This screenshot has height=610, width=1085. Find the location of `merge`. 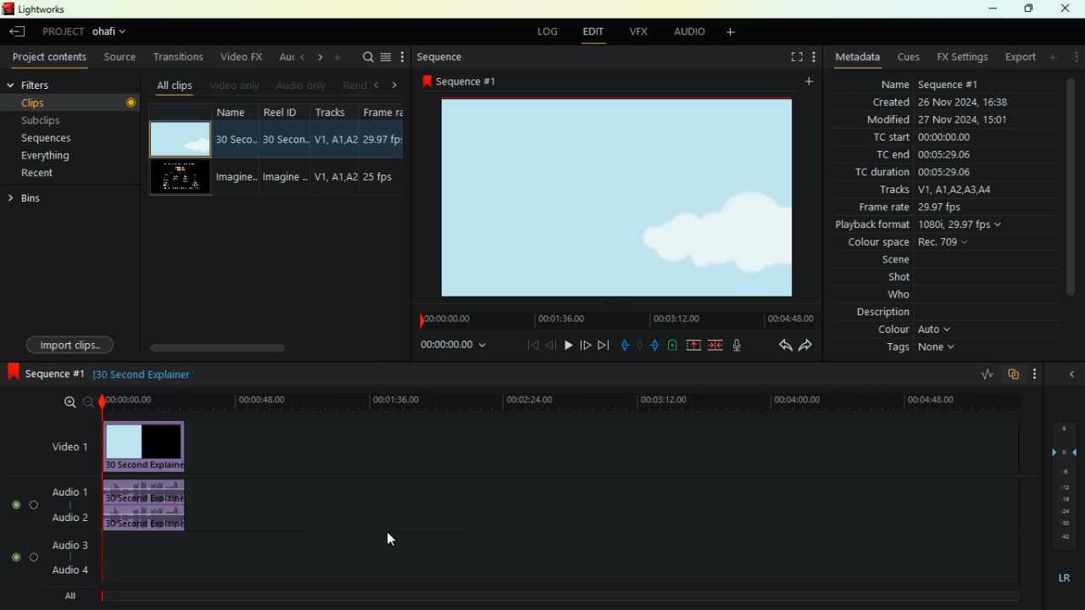

merge is located at coordinates (715, 345).